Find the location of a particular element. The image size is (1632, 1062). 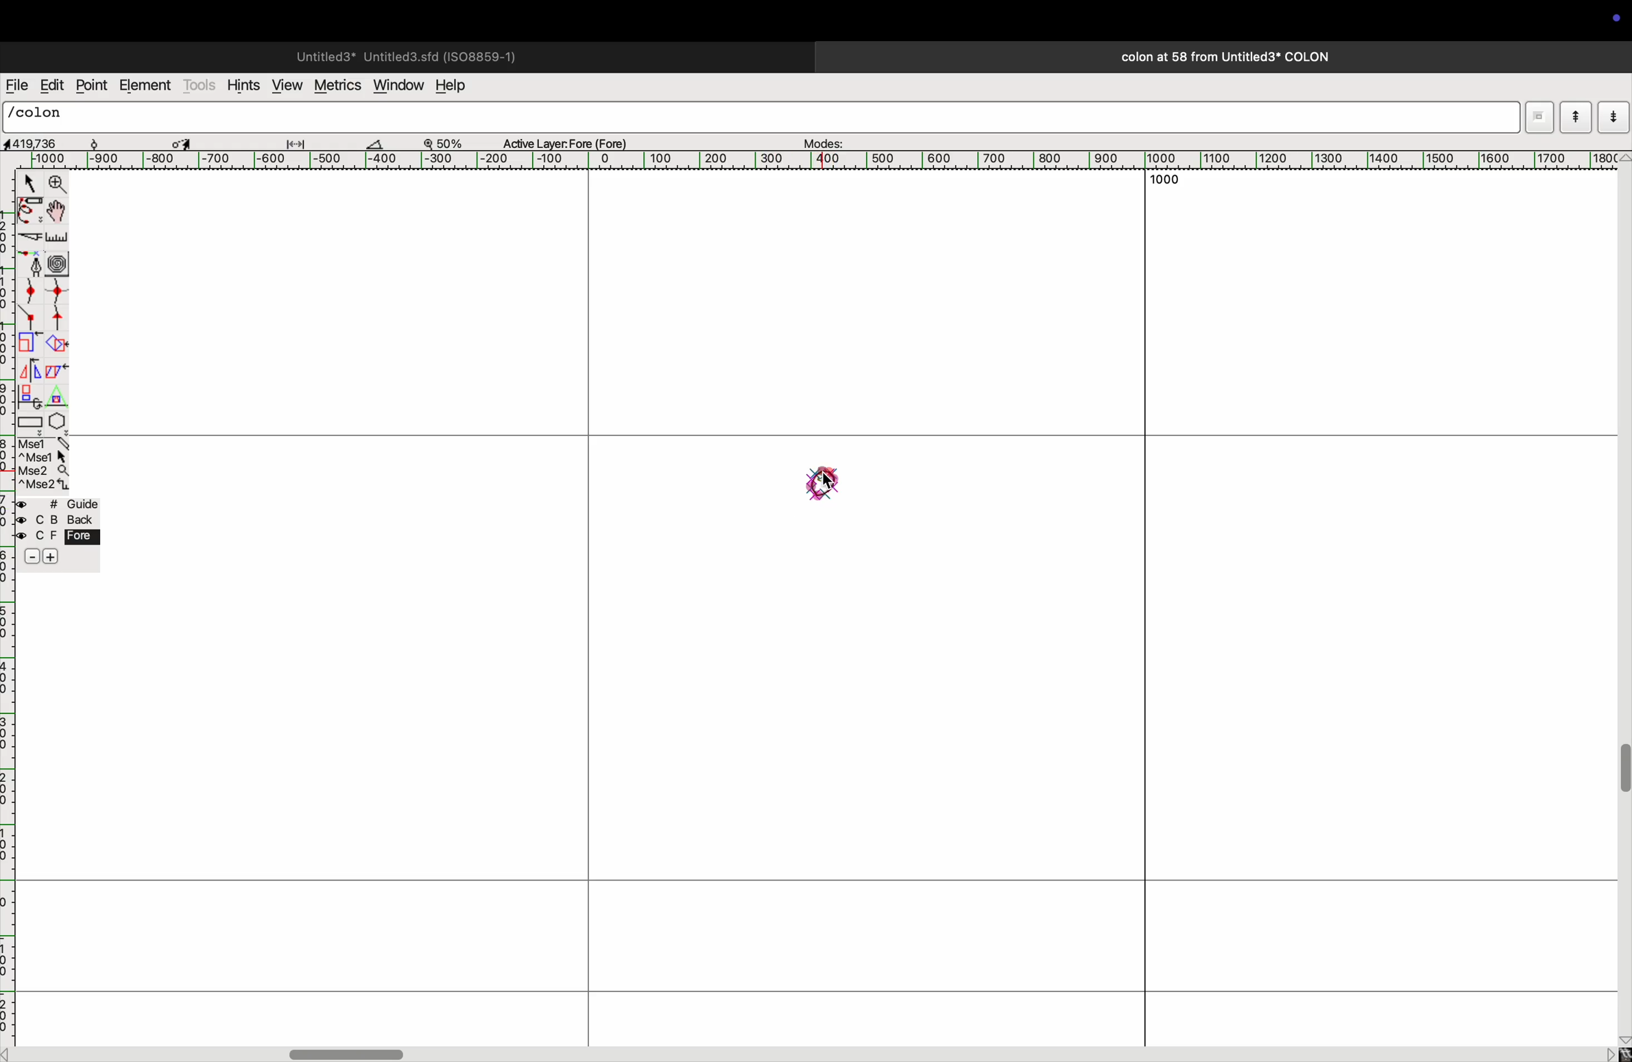

extract is located at coordinates (56, 345).